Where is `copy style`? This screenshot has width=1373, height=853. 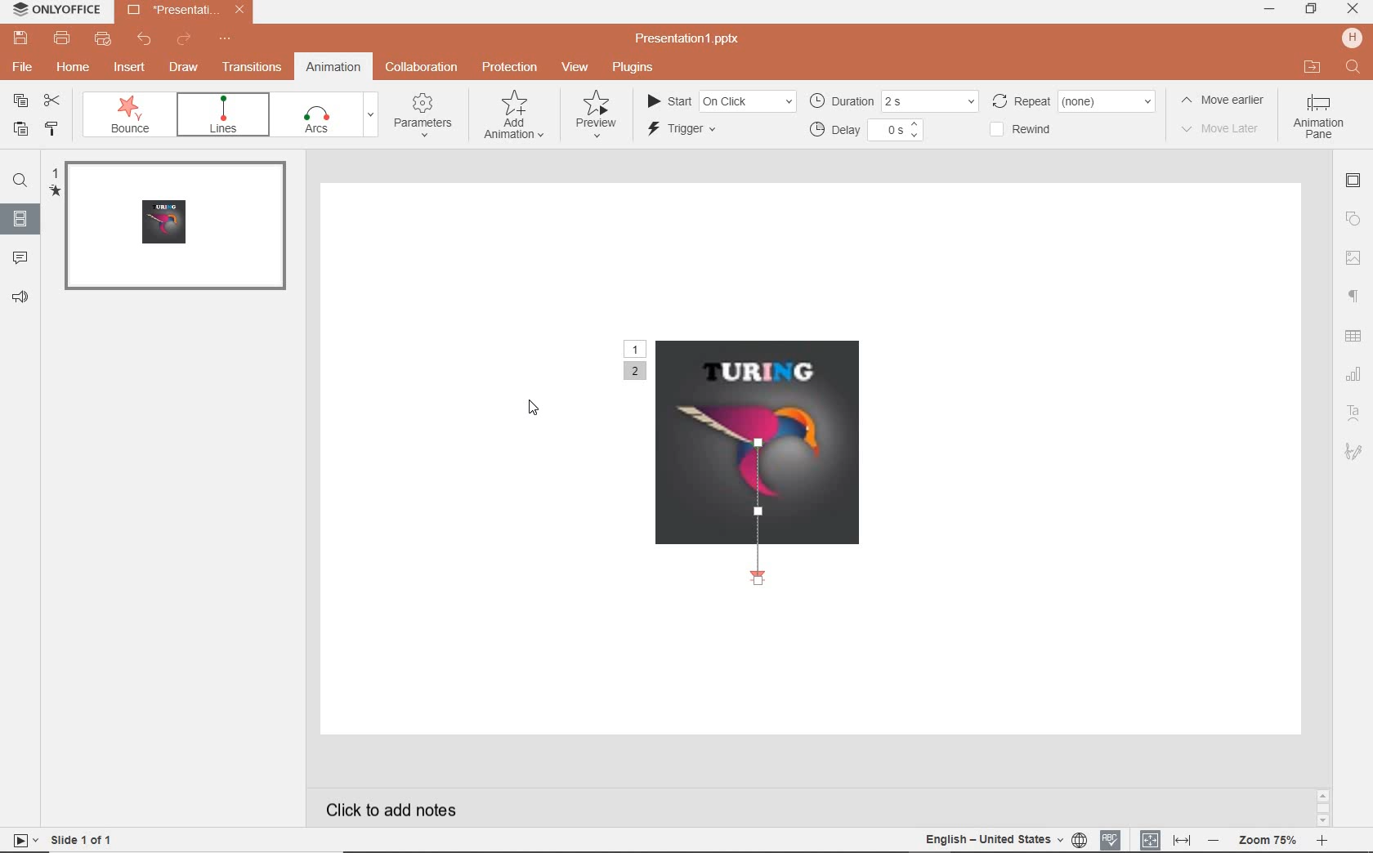
copy style is located at coordinates (53, 128).